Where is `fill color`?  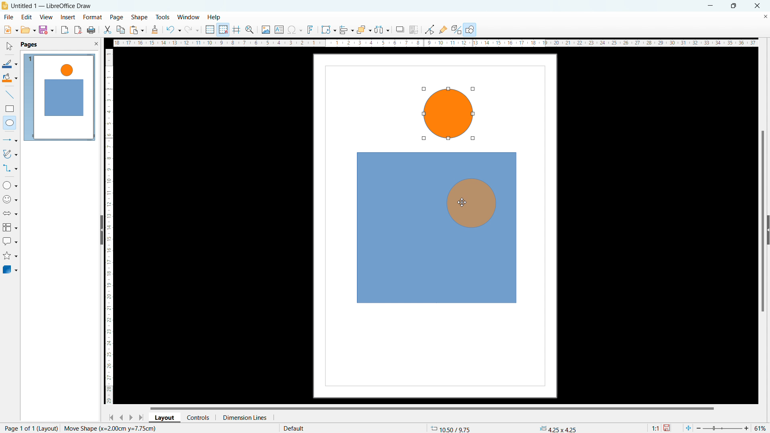
fill color is located at coordinates (10, 78).